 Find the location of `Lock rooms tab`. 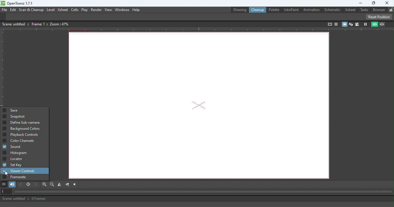

Lock rooms tab is located at coordinates (390, 9).